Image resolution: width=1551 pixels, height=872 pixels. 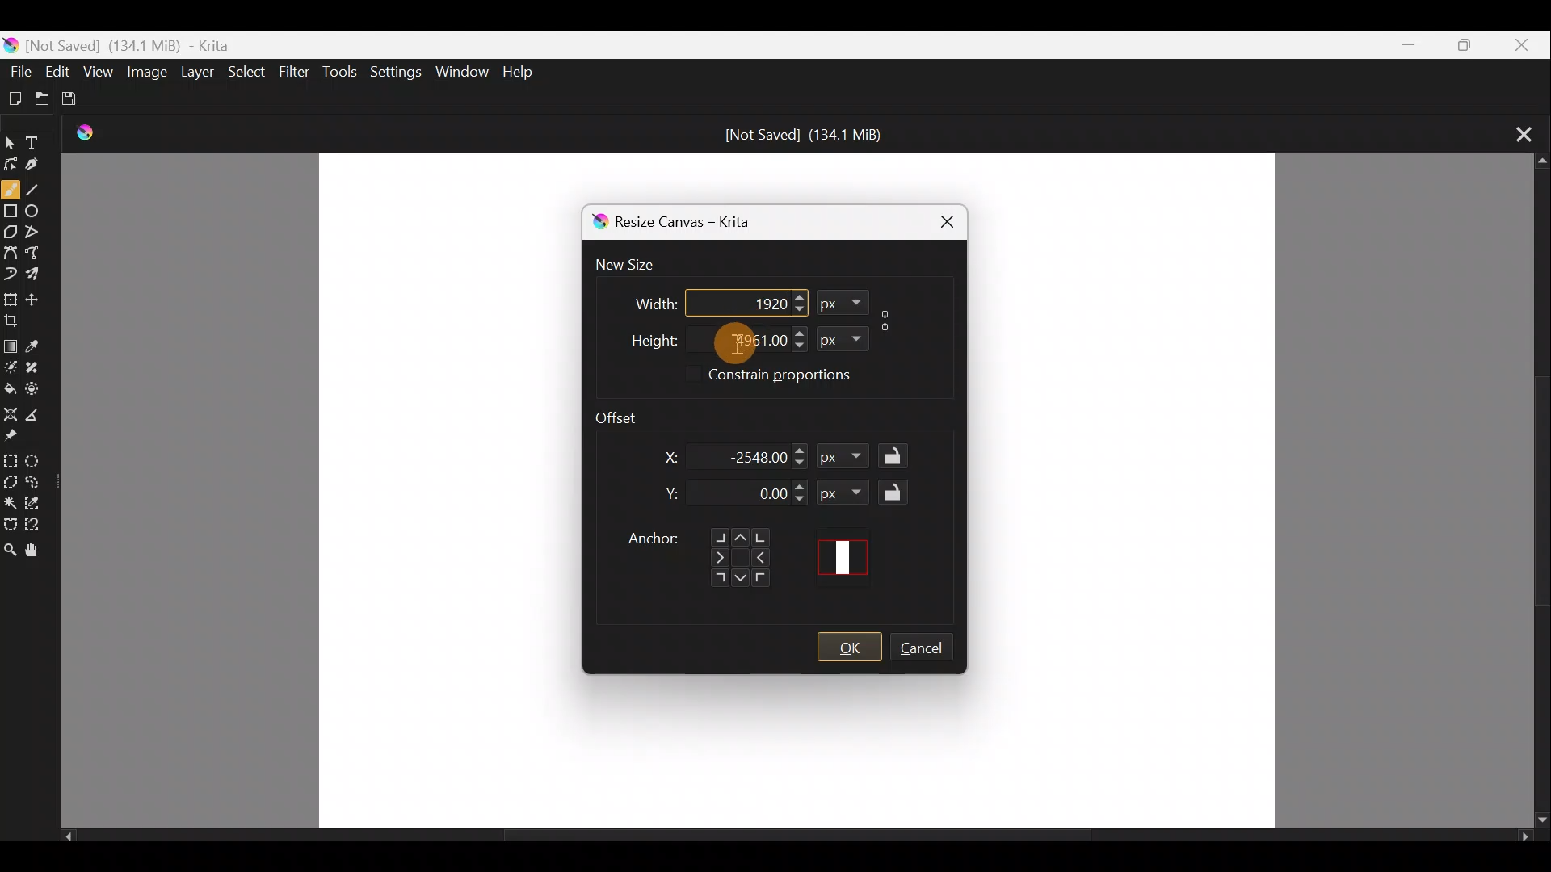 What do you see at coordinates (11, 273) in the screenshot?
I see `Dynamic brush tool` at bounding box center [11, 273].